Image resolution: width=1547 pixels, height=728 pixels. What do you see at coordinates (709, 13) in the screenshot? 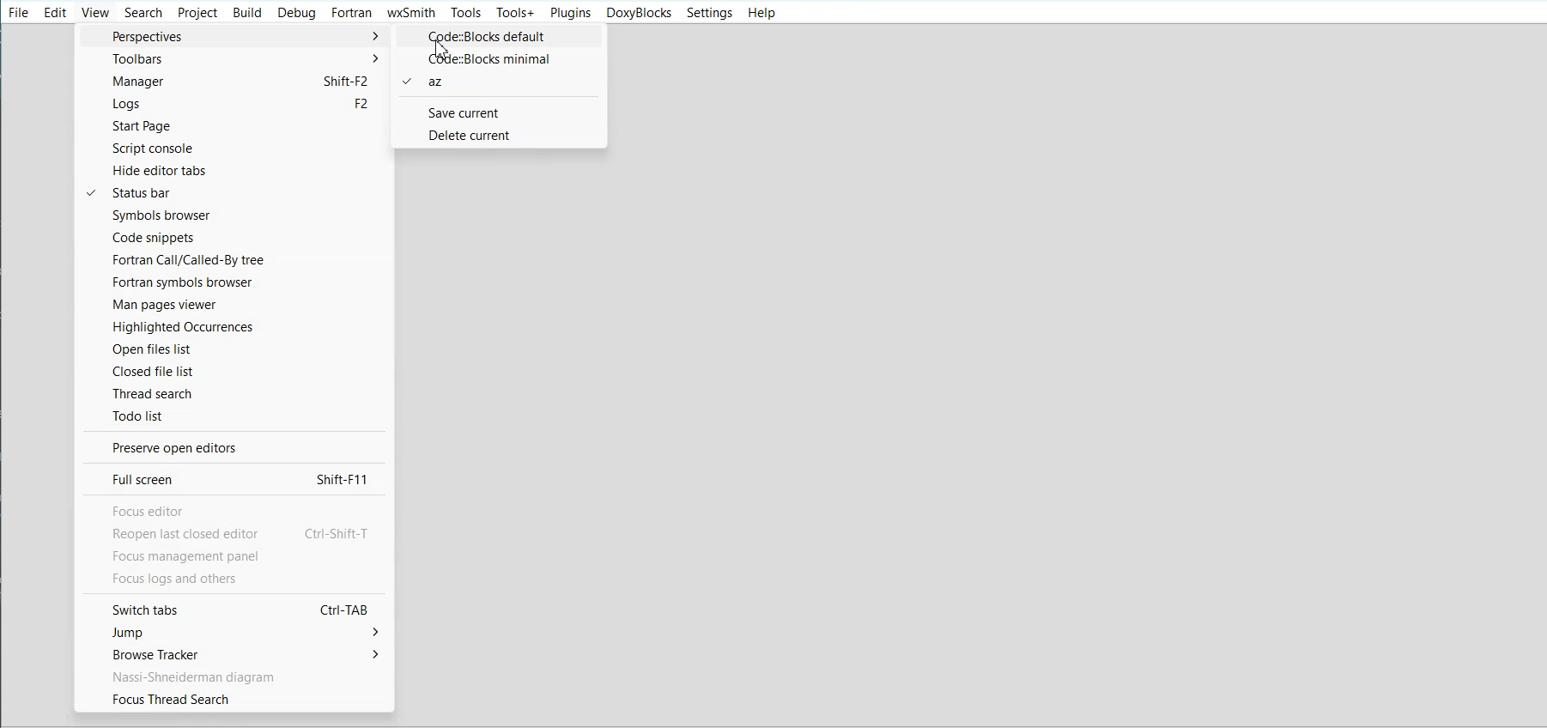
I see `Settings` at bounding box center [709, 13].